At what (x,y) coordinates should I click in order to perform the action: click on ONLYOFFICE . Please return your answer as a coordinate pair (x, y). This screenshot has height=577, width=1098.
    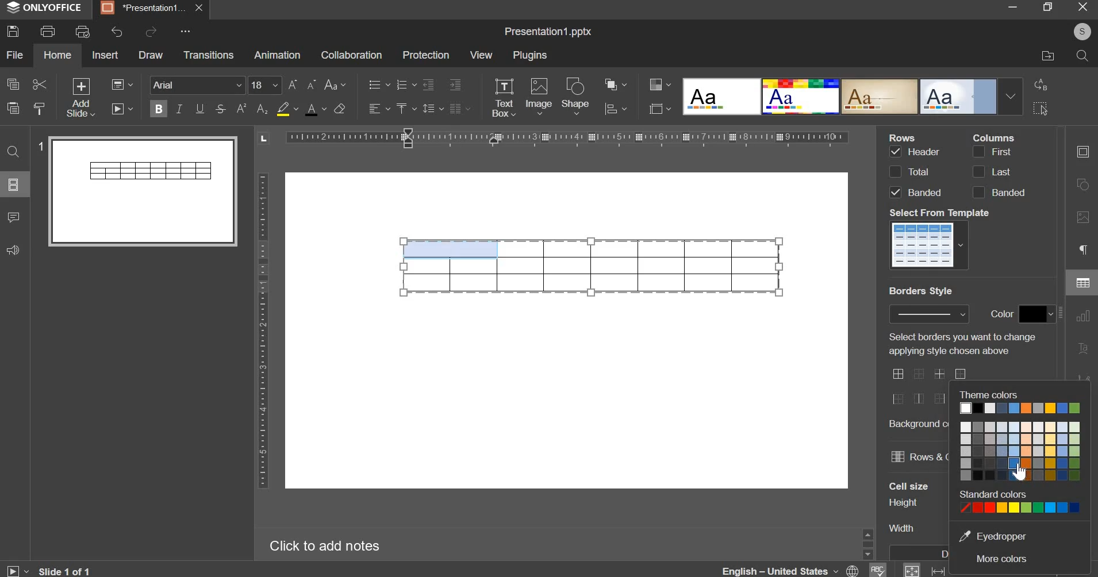
    Looking at the image, I should click on (47, 8).